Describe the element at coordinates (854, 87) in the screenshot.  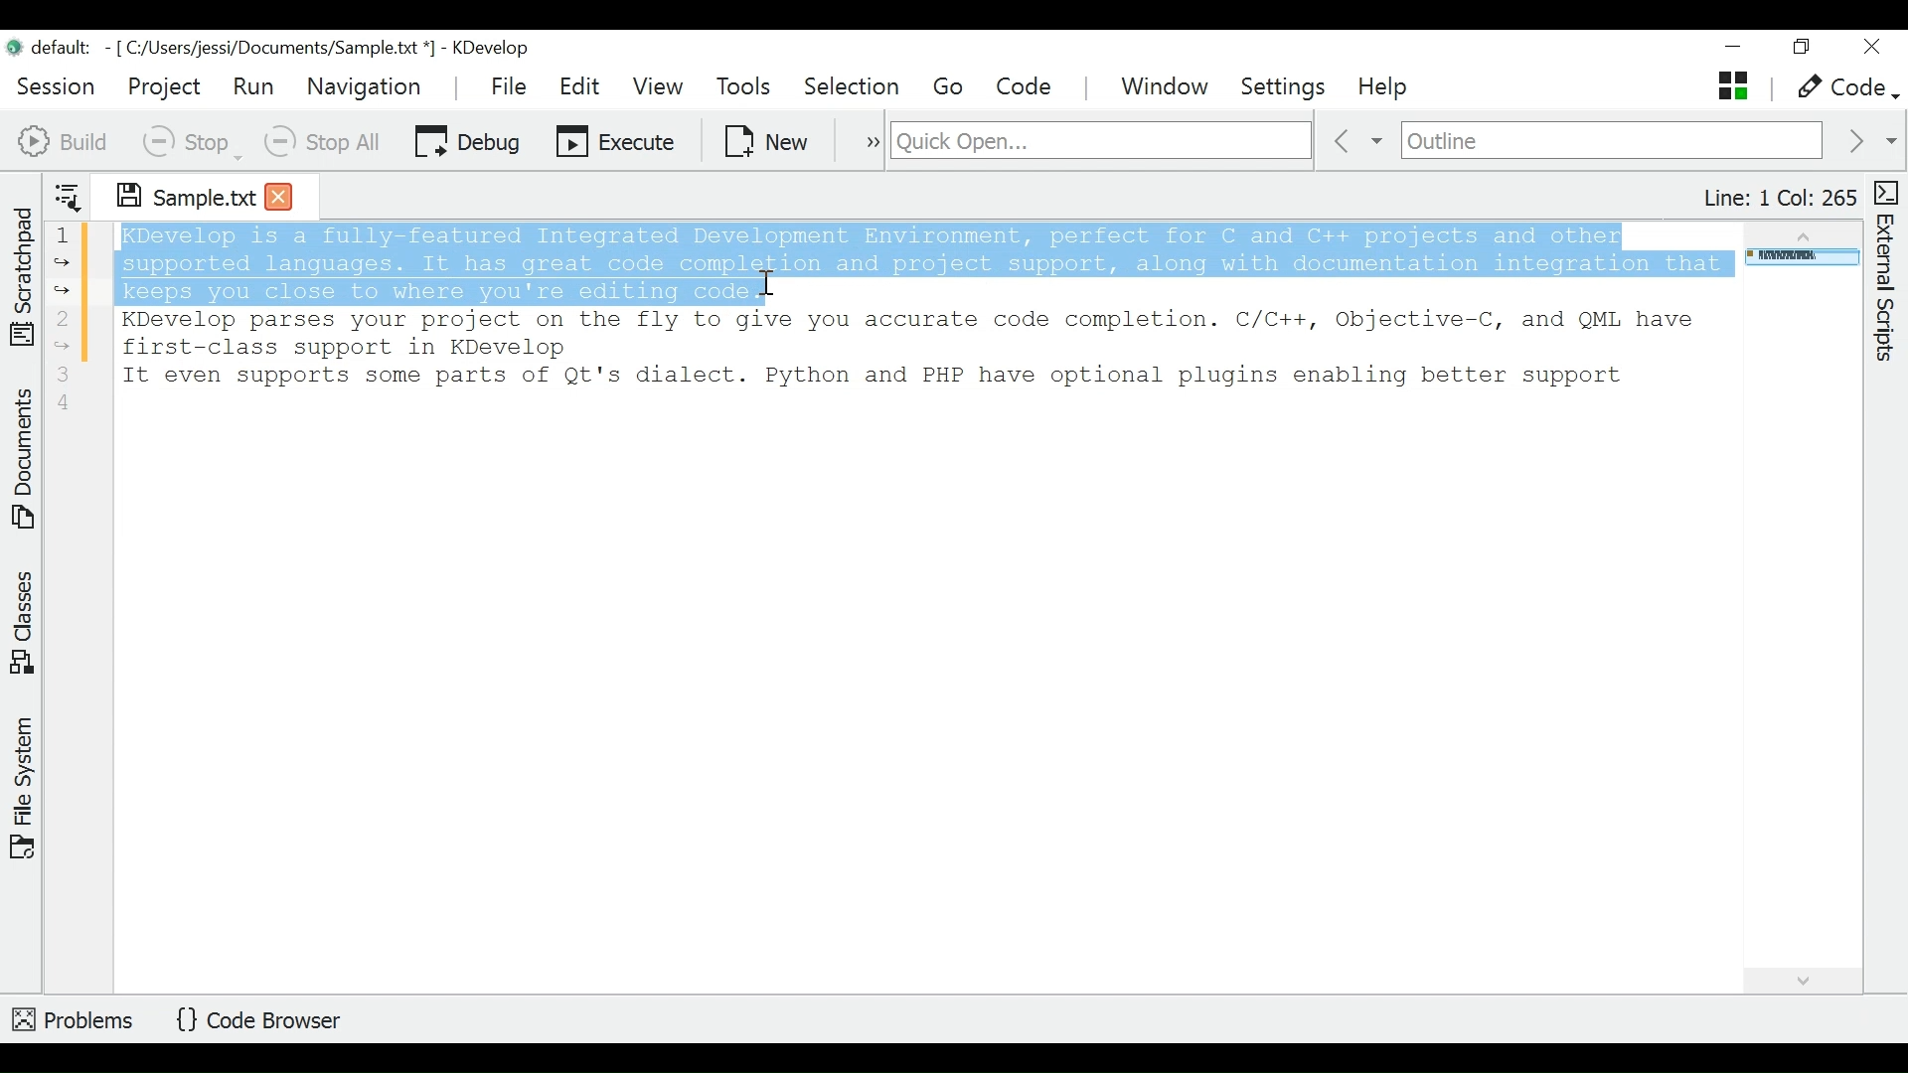
I see `Selection` at that location.